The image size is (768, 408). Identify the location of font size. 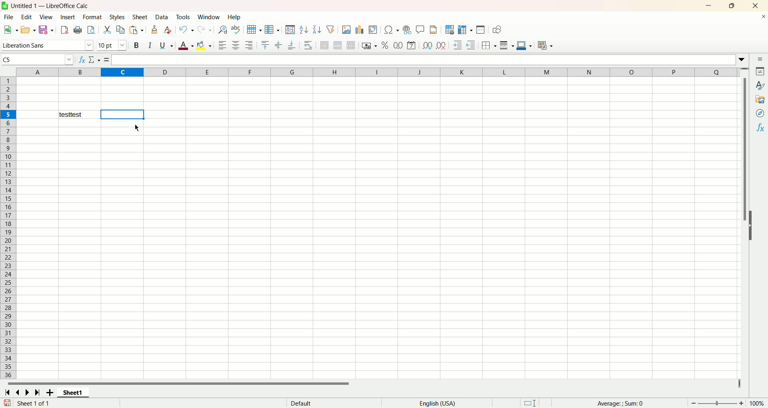
(112, 46).